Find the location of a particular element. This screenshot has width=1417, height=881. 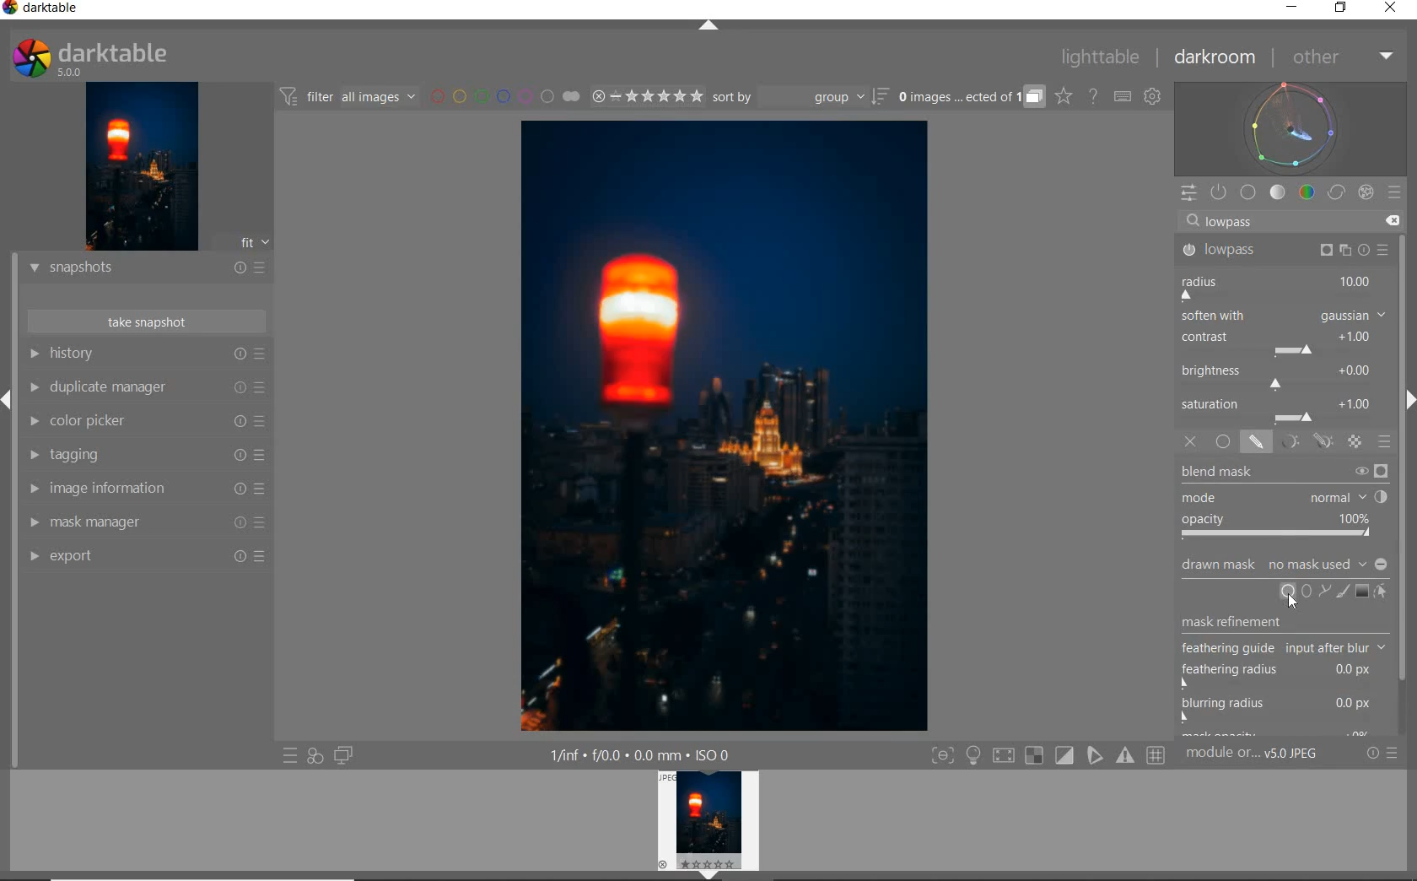

IMAGE INFORMATION is located at coordinates (145, 490).